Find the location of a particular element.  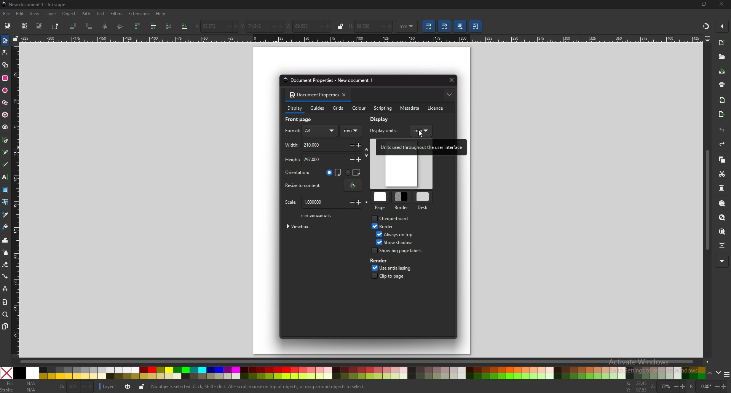

Stroke is located at coordinates (20, 390).